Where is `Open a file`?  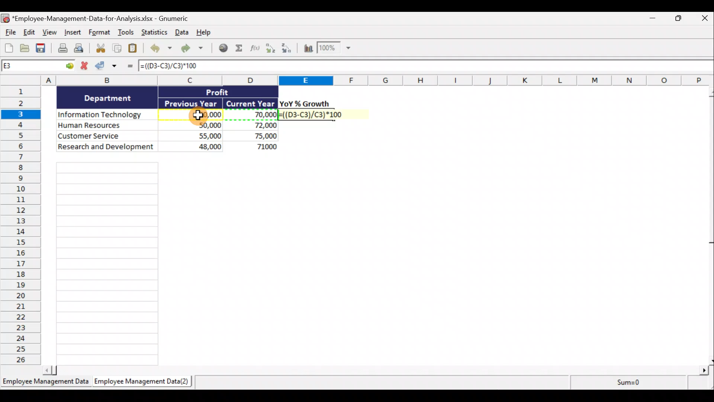
Open a file is located at coordinates (25, 48).